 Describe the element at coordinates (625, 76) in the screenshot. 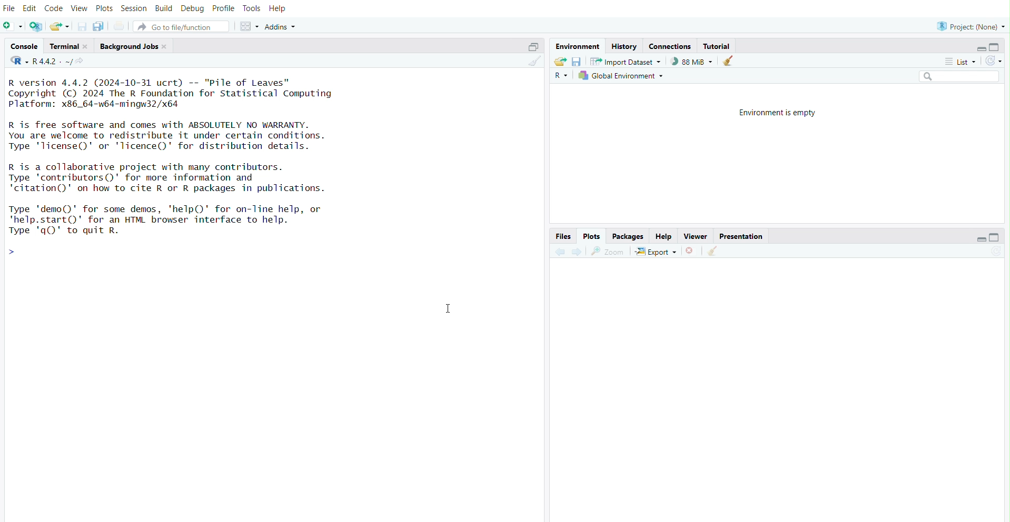

I see `global environment` at that location.